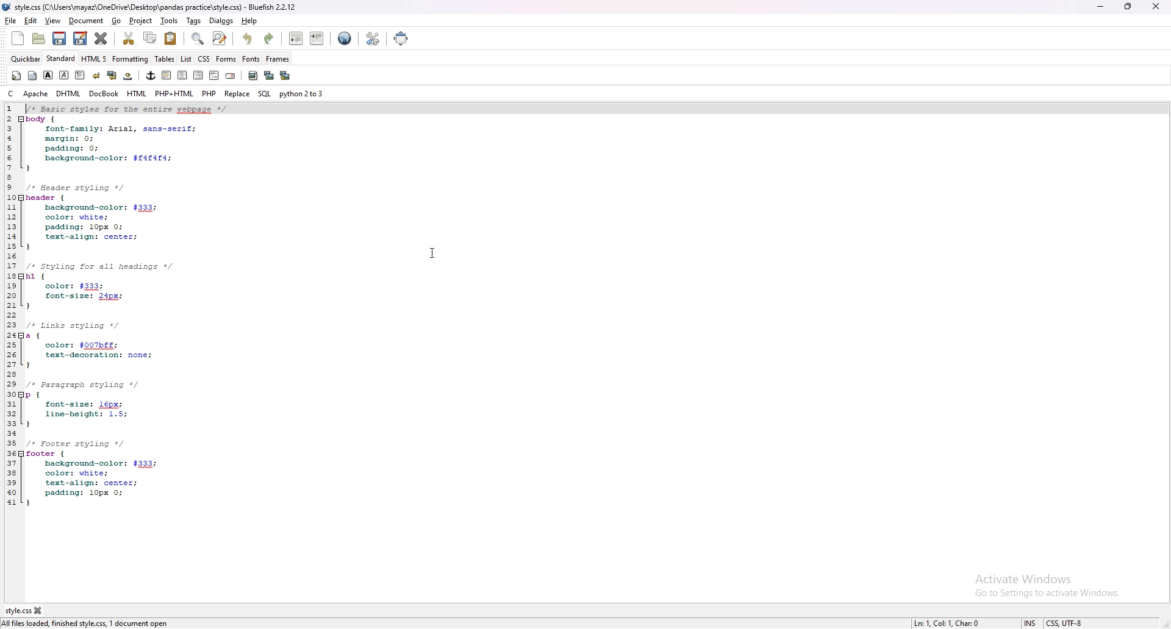 The width and height of the screenshot is (1171, 629). I want to click on docbook, so click(104, 94).